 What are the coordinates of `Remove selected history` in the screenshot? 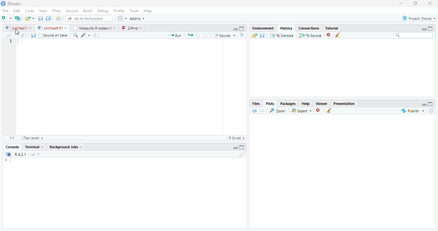 It's located at (329, 35).